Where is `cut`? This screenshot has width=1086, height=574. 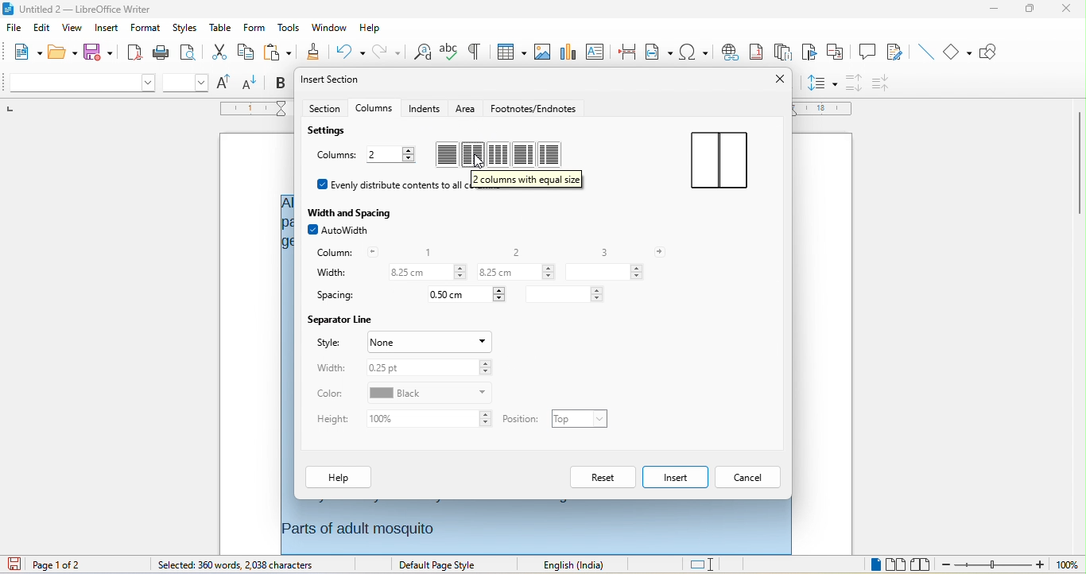
cut is located at coordinates (217, 52).